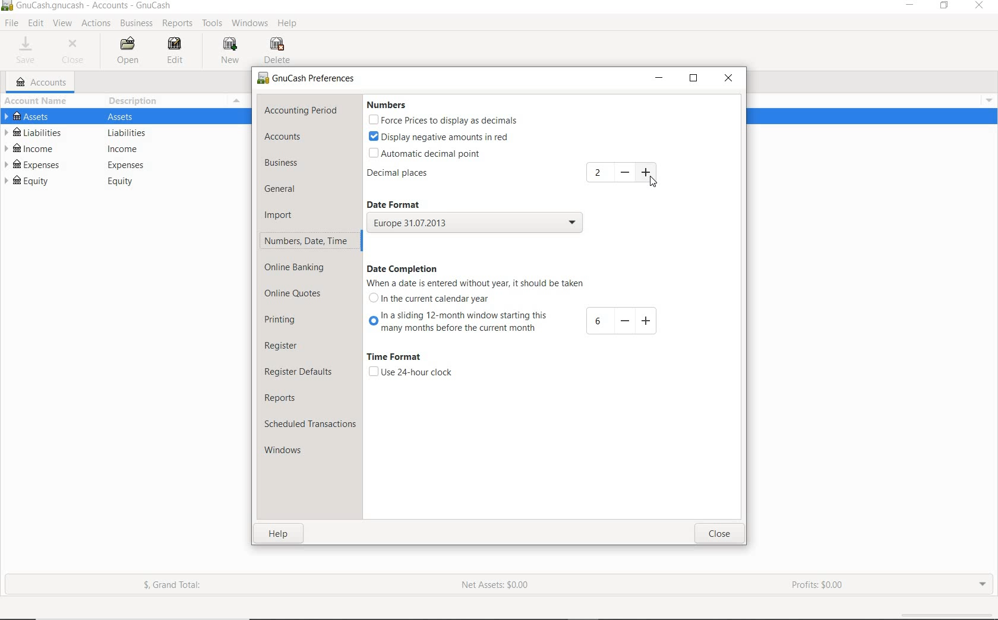 This screenshot has width=998, height=620. Describe the element at coordinates (309, 423) in the screenshot. I see `scheduled transactions` at that location.